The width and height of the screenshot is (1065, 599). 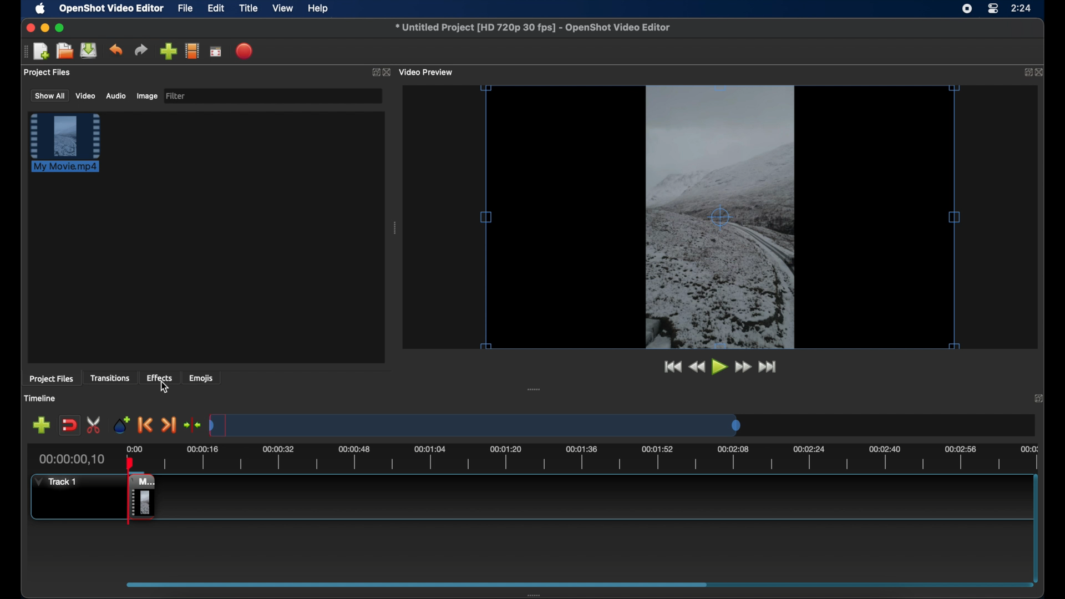 I want to click on show all, so click(x=49, y=95).